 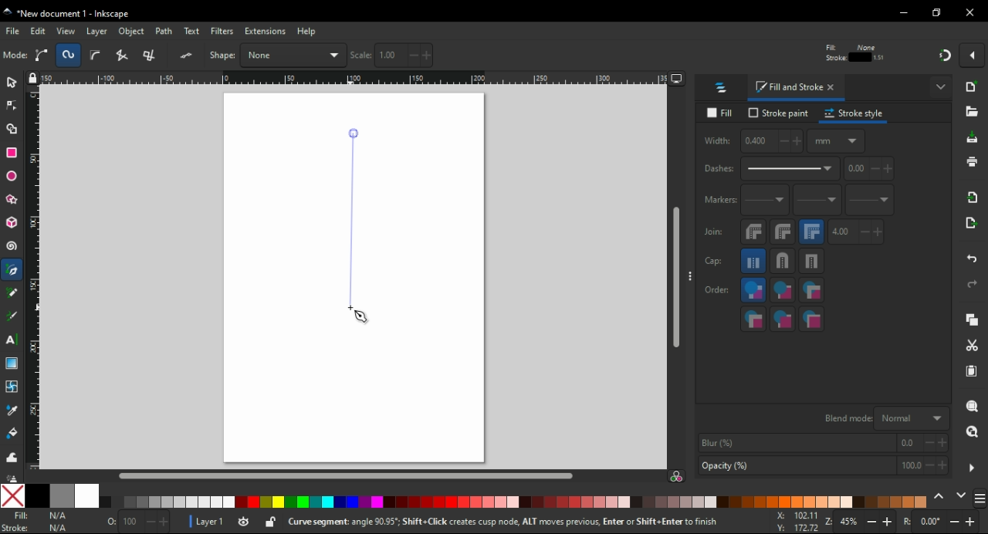 What do you see at coordinates (908, 54) in the screenshot?
I see `move pattern along wit the objects` at bounding box center [908, 54].